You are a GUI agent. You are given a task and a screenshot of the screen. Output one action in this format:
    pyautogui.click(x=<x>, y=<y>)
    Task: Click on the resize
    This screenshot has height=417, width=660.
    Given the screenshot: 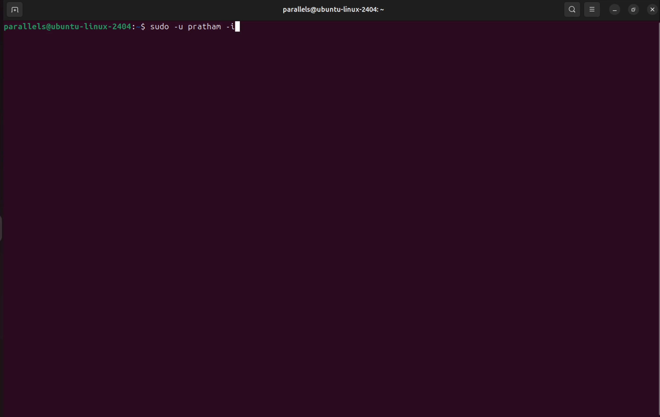 What is the action you would take?
    pyautogui.click(x=633, y=10)
    